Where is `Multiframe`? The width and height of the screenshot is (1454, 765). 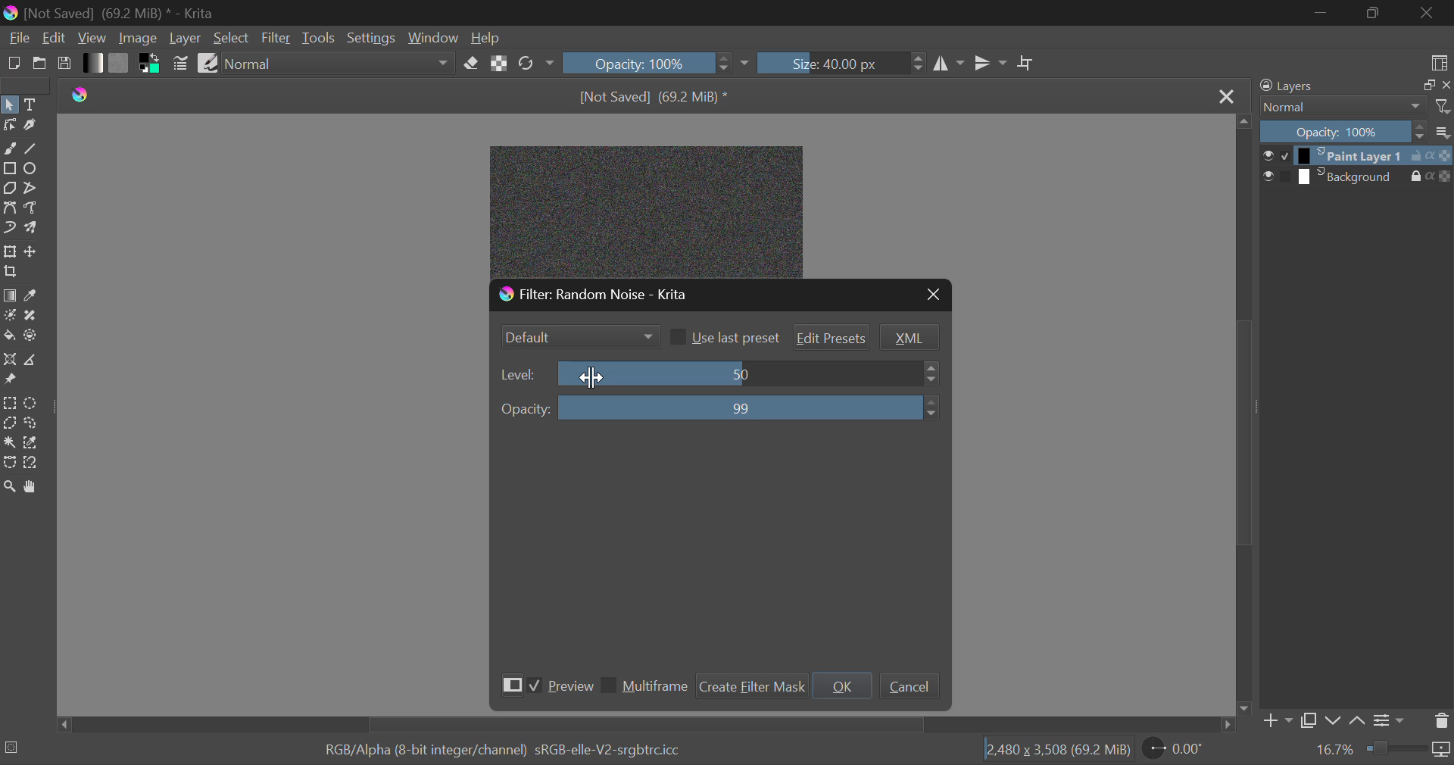 Multiframe is located at coordinates (644, 688).